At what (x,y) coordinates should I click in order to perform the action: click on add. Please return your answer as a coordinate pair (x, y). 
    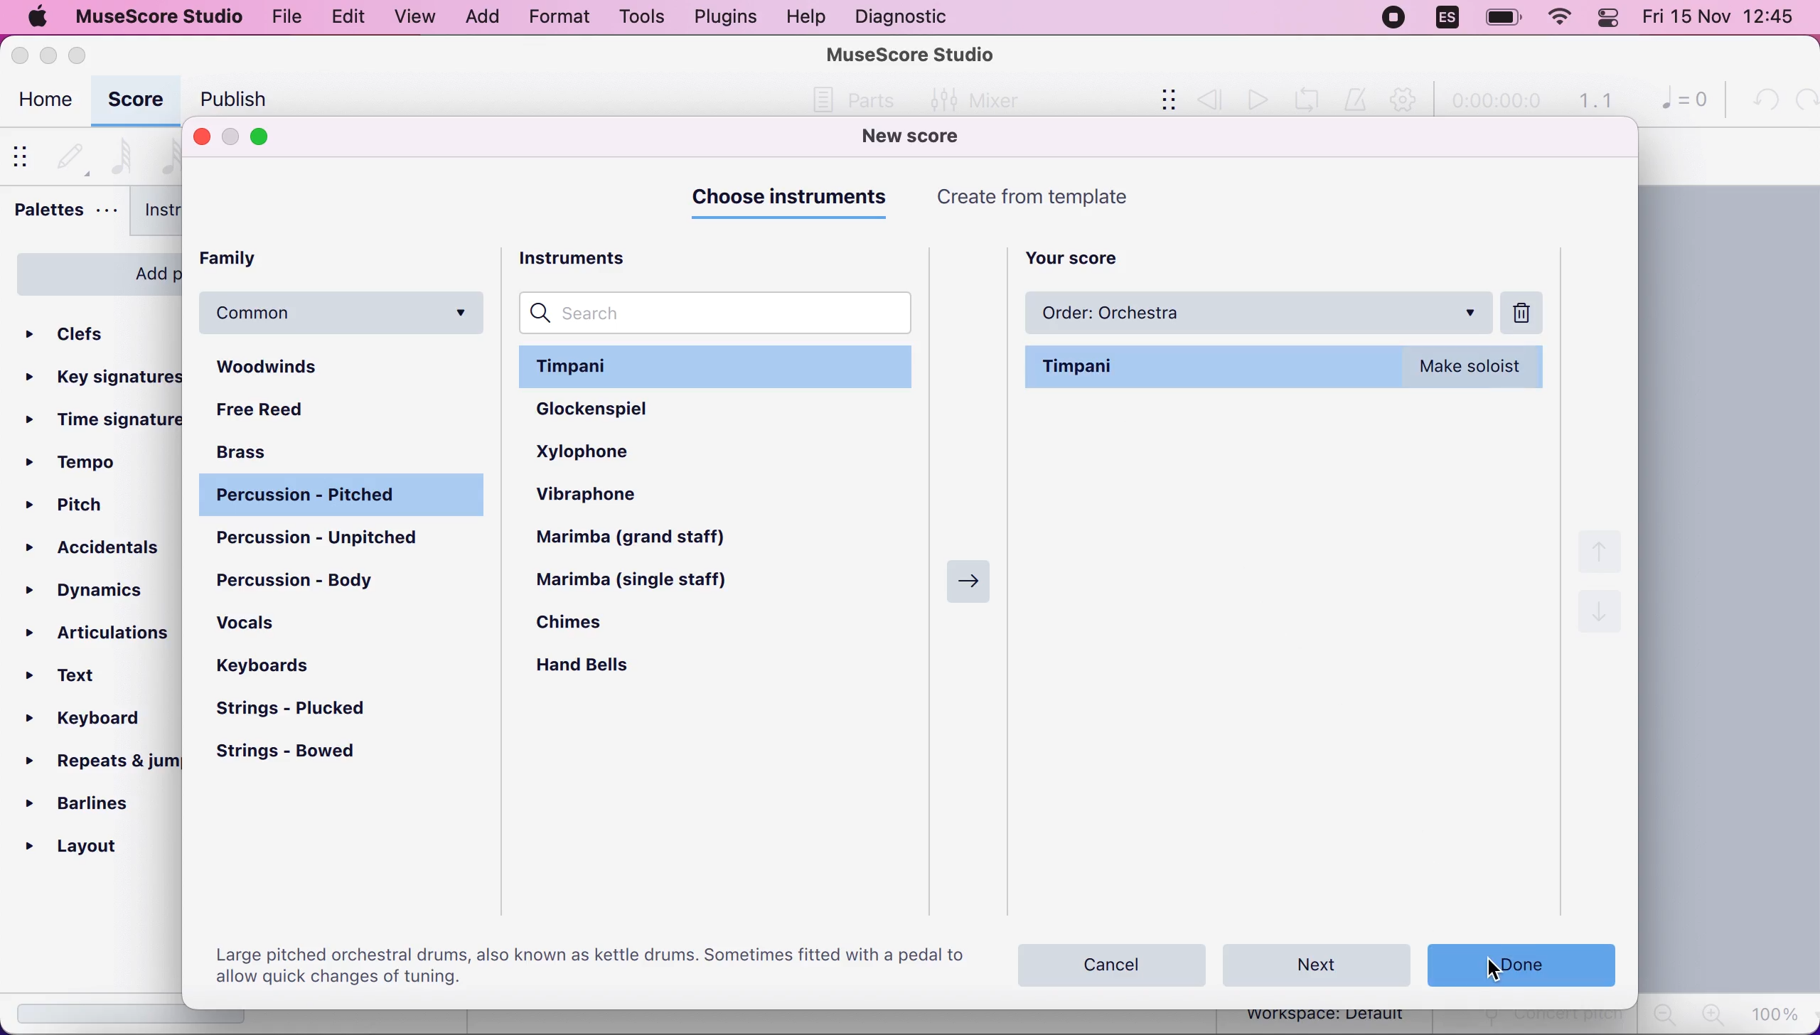
    Looking at the image, I should click on (481, 17).